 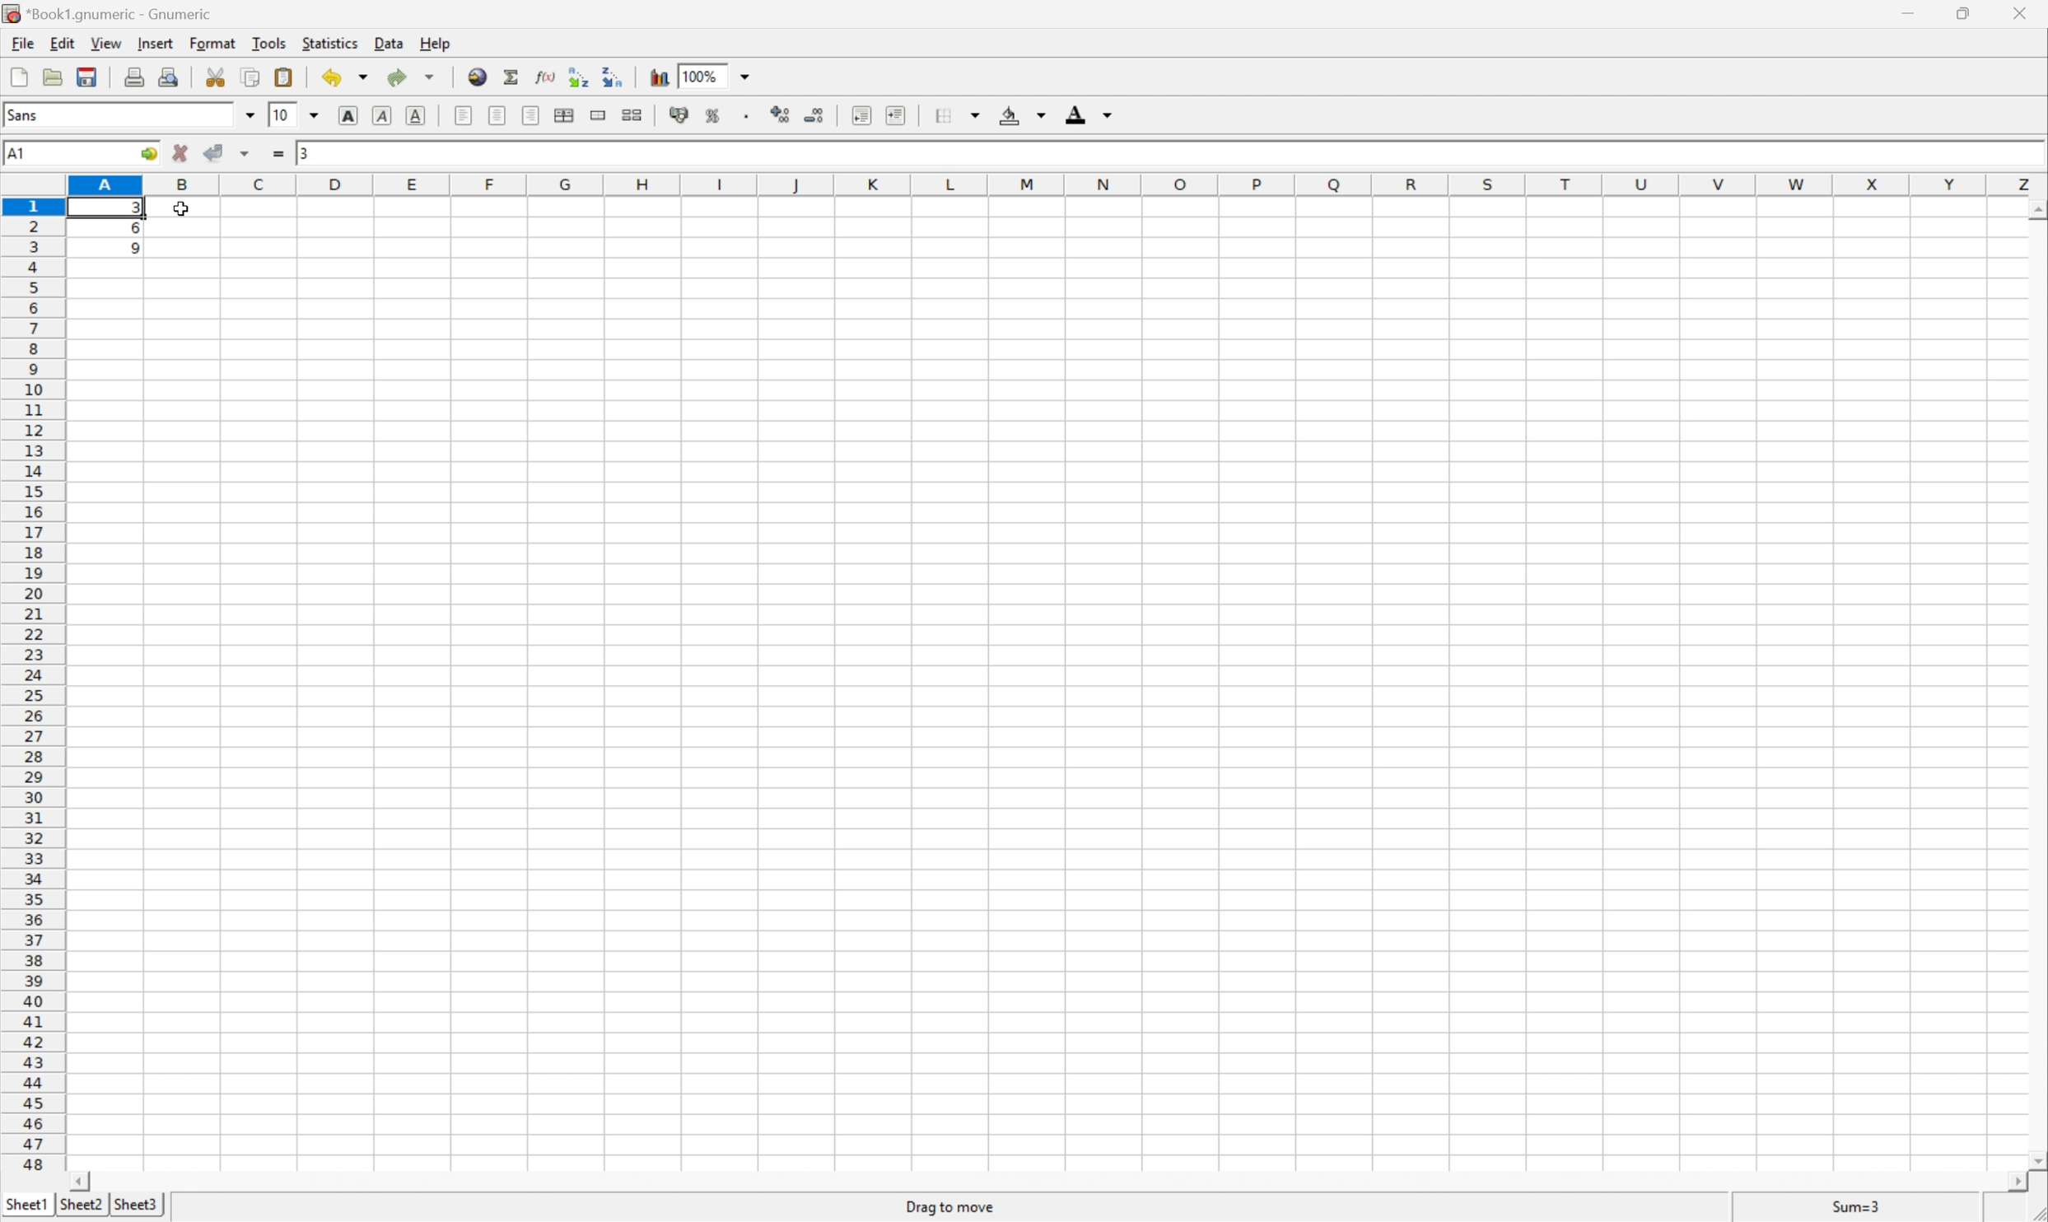 I want to click on Create a new workbook, so click(x=18, y=77).